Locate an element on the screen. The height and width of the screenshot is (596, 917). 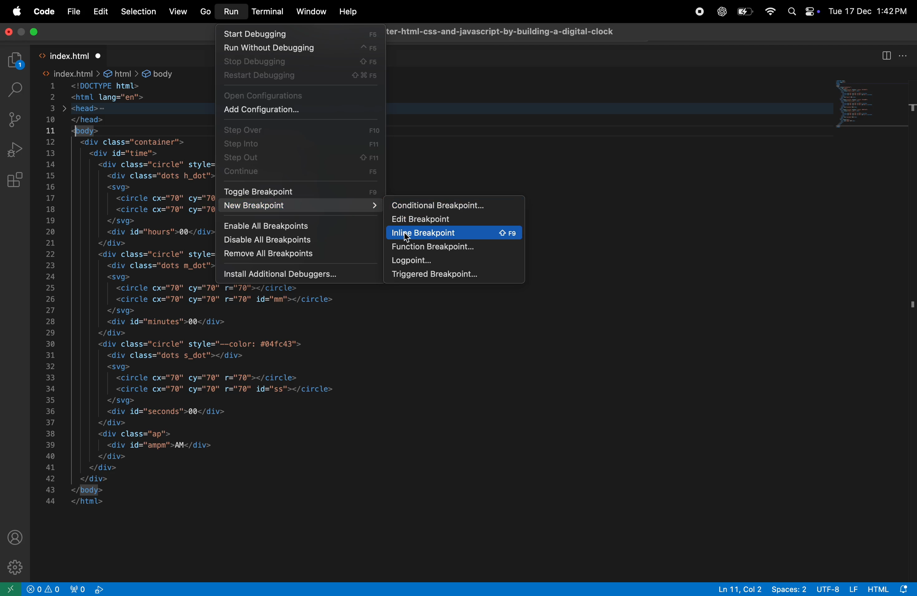
help is located at coordinates (347, 12).